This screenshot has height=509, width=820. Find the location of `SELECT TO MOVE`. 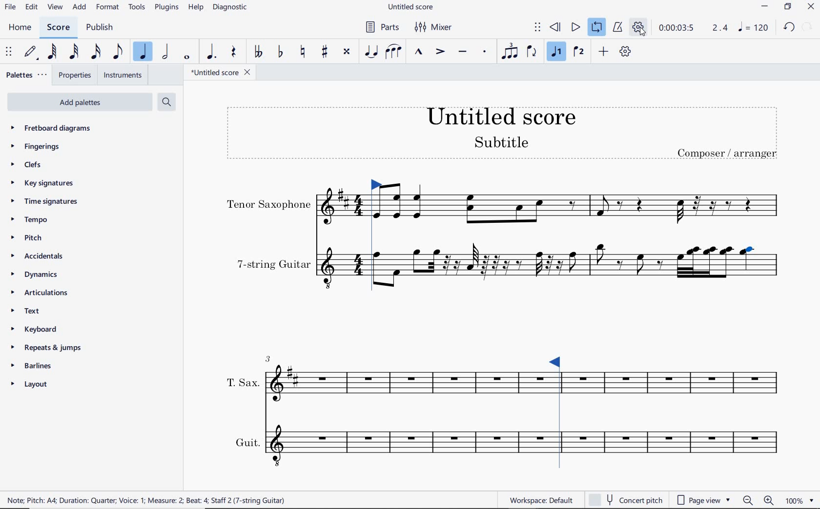

SELECT TO MOVE is located at coordinates (537, 26).